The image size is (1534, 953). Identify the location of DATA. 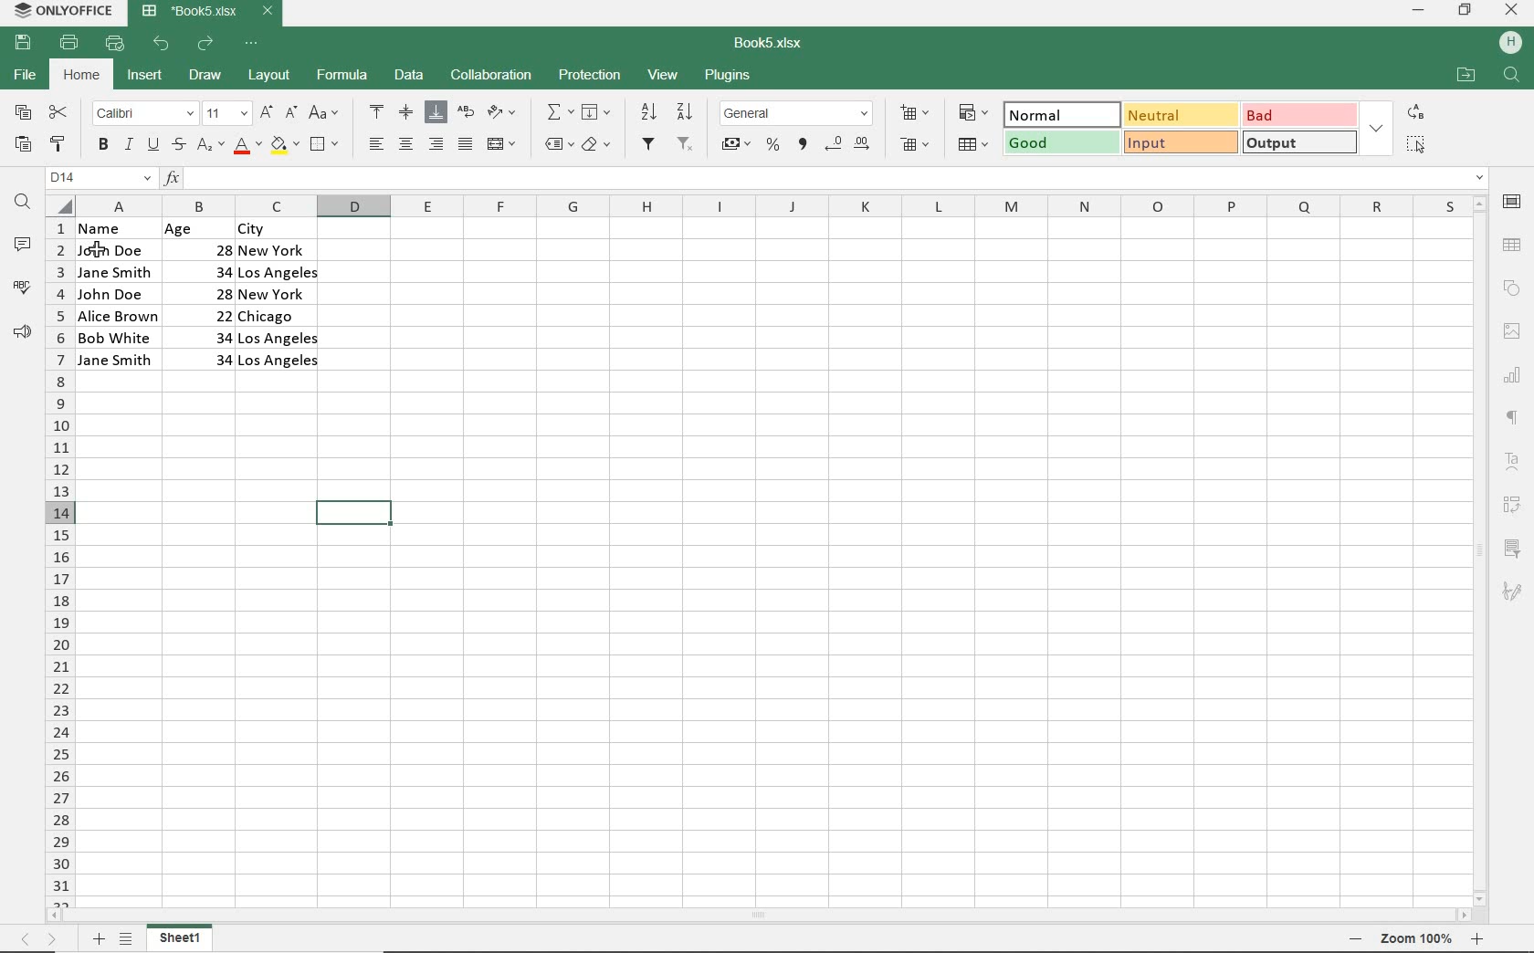
(211, 298).